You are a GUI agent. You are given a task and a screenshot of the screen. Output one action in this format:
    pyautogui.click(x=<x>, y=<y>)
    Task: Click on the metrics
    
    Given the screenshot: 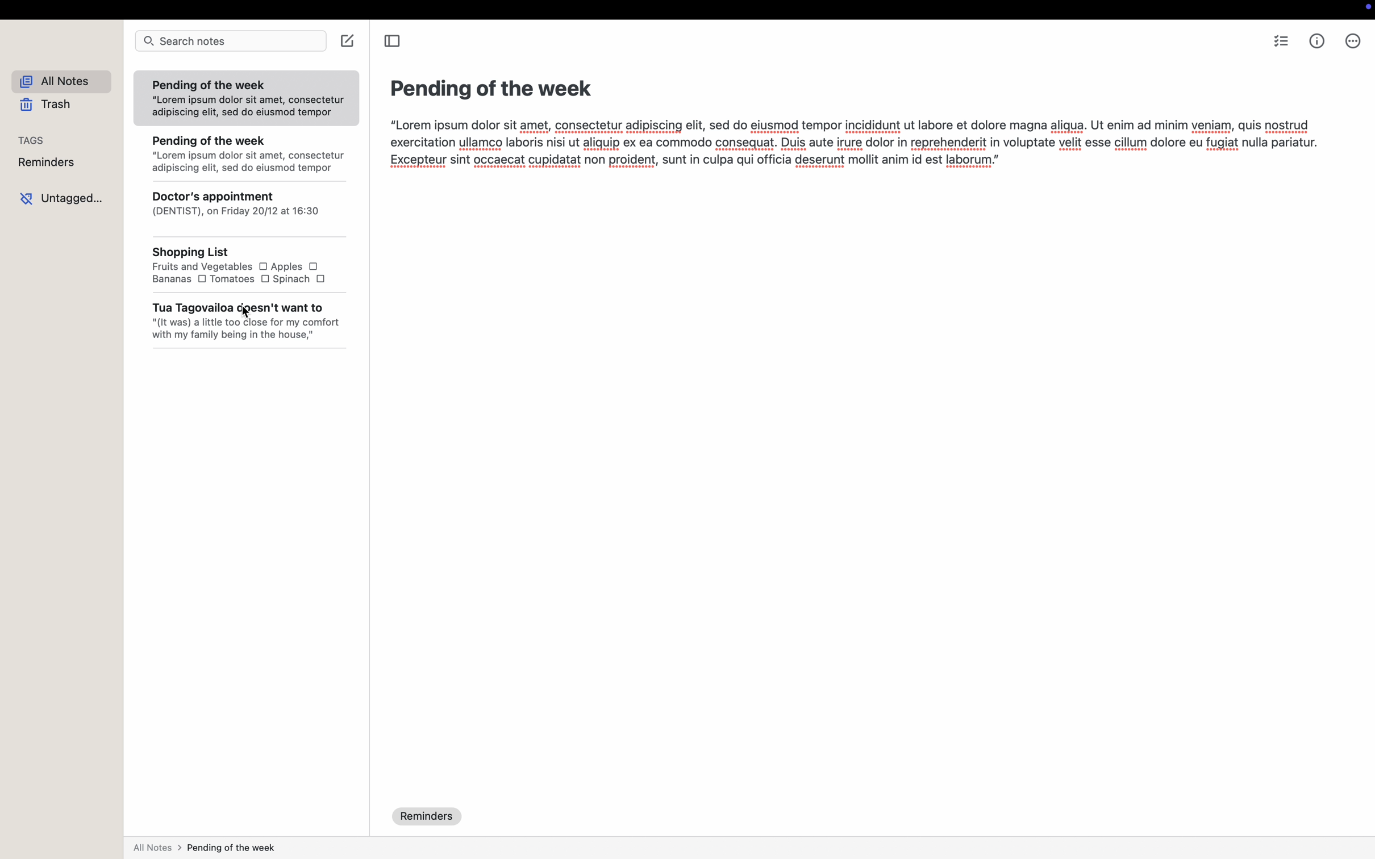 What is the action you would take?
    pyautogui.click(x=1318, y=41)
    